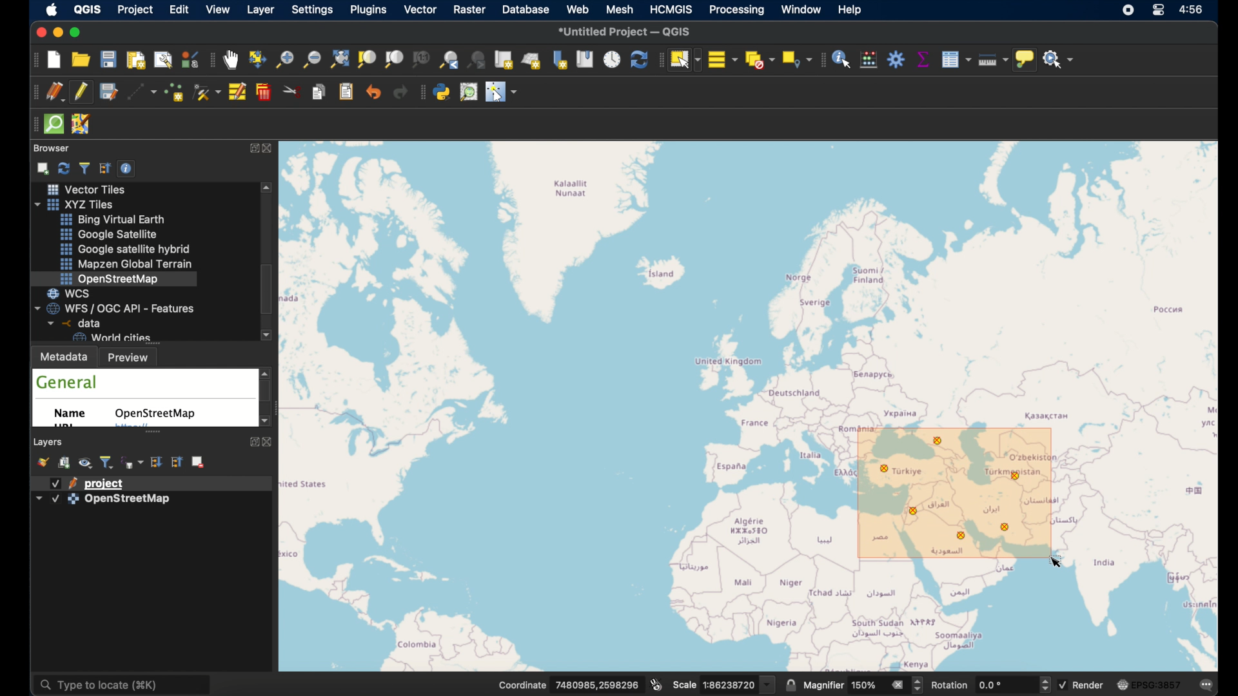 The image size is (1238, 696). I want to click on google satellite, so click(109, 235).